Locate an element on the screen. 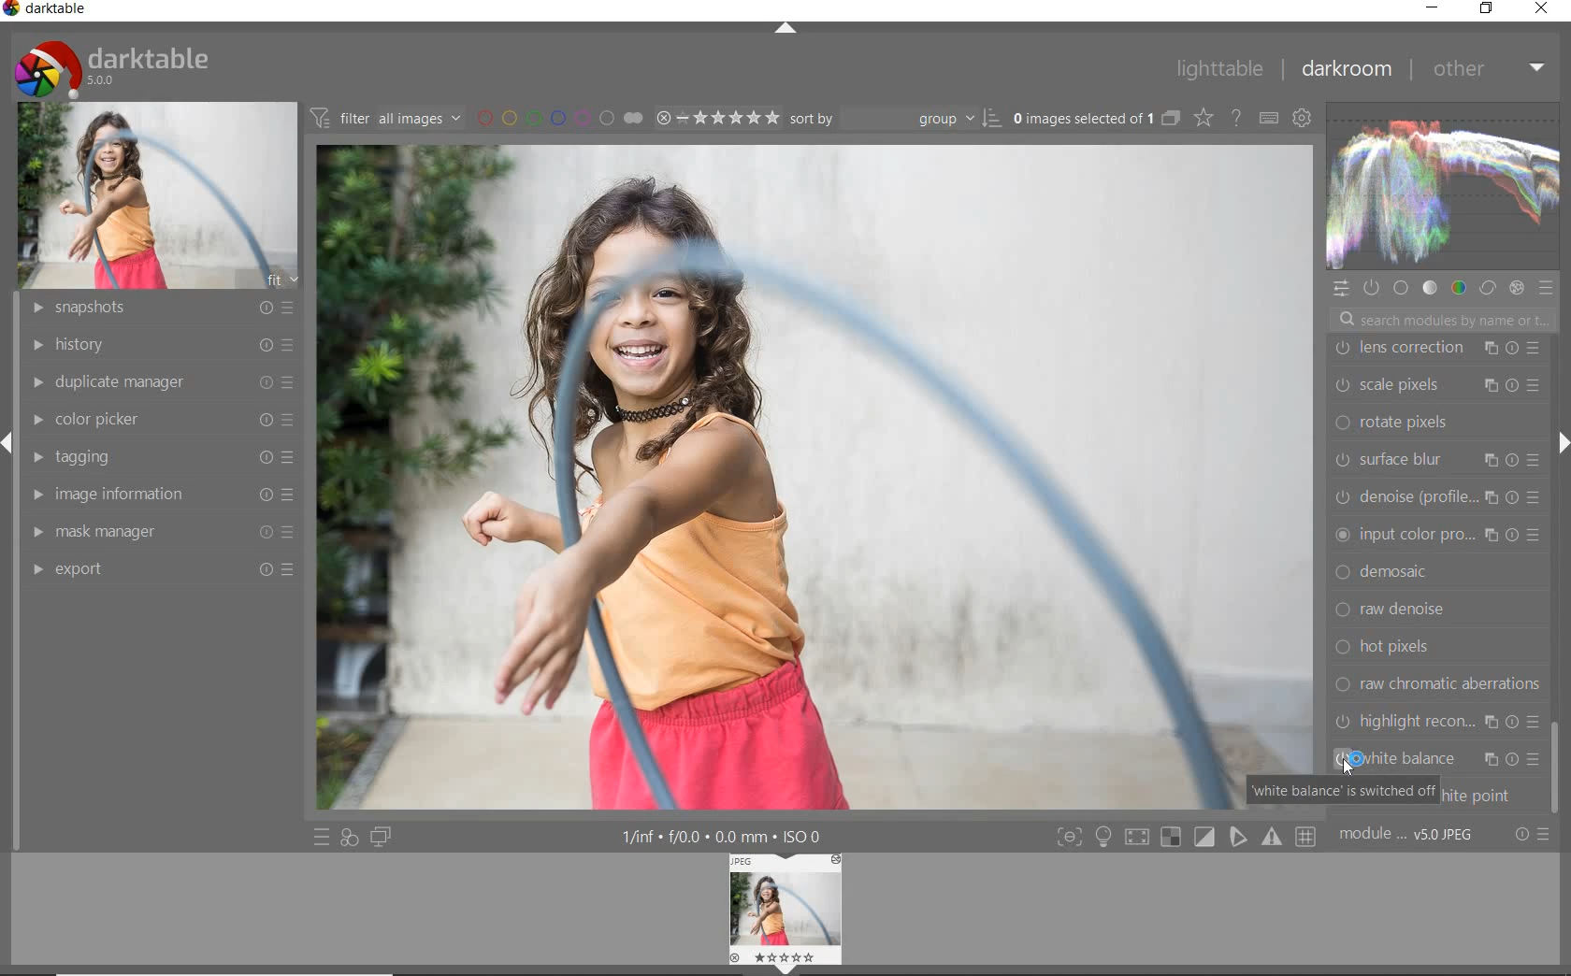 The height and width of the screenshot is (976, 1571). expand / collapse is located at coordinates (784, 32).